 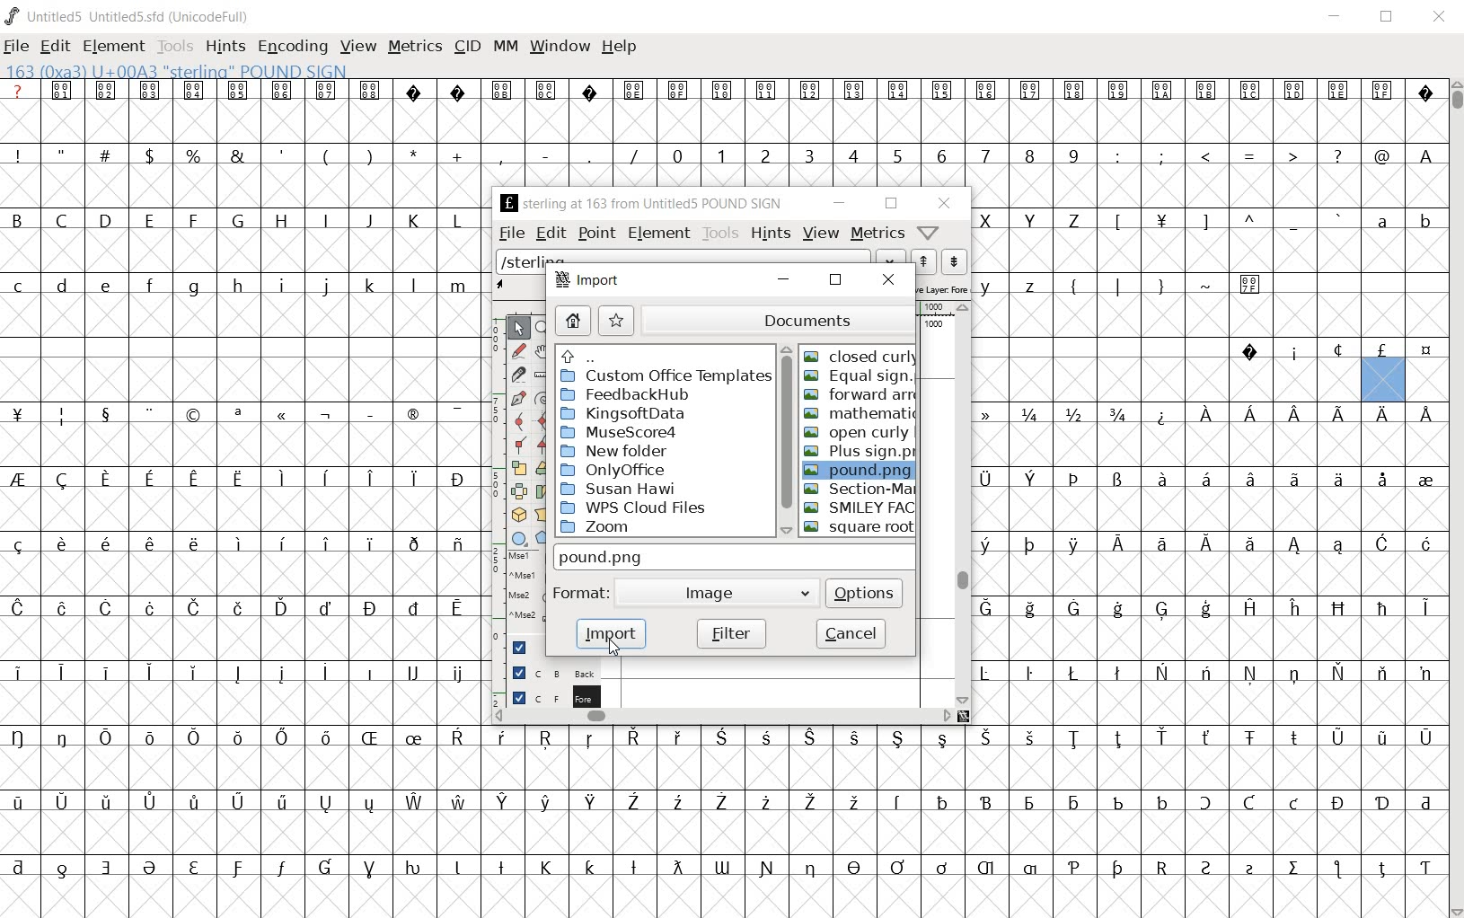 What do you see at coordinates (853, 737) in the screenshot?
I see `Symbol` at bounding box center [853, 737].